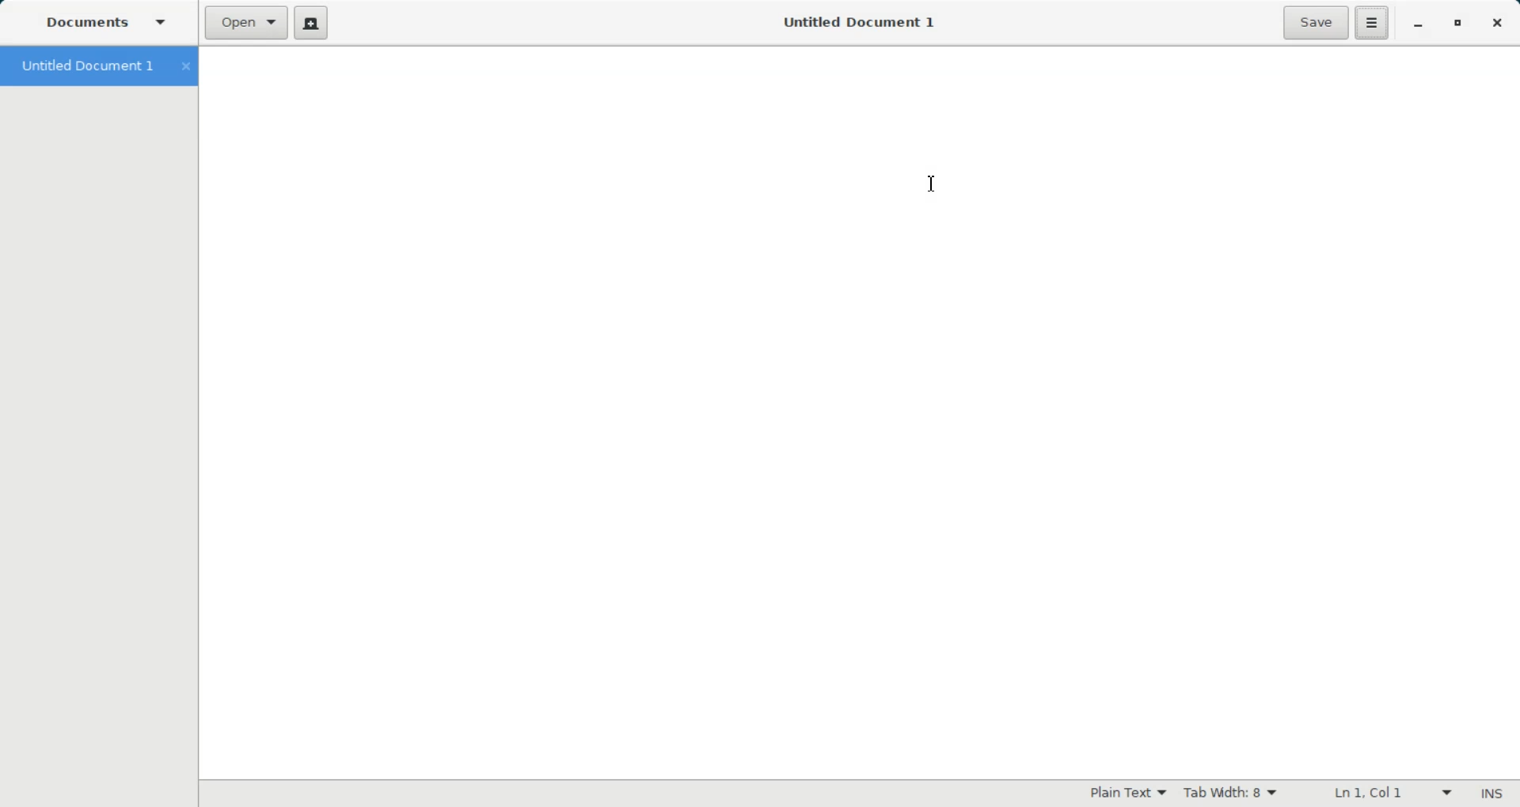 The width and height of the screenshot is (1520, 807). Describe the element at coordinates (1419, 25) in the screenshot. I see `Minimize` at that location.